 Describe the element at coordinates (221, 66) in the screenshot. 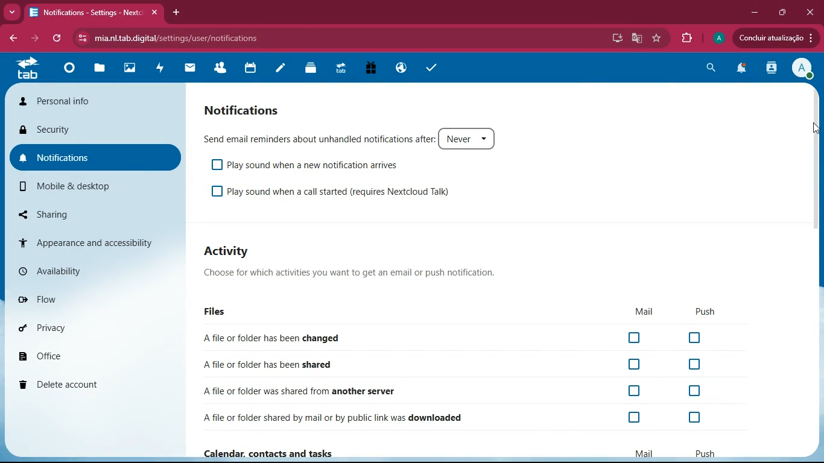

I see `friends` at that location.